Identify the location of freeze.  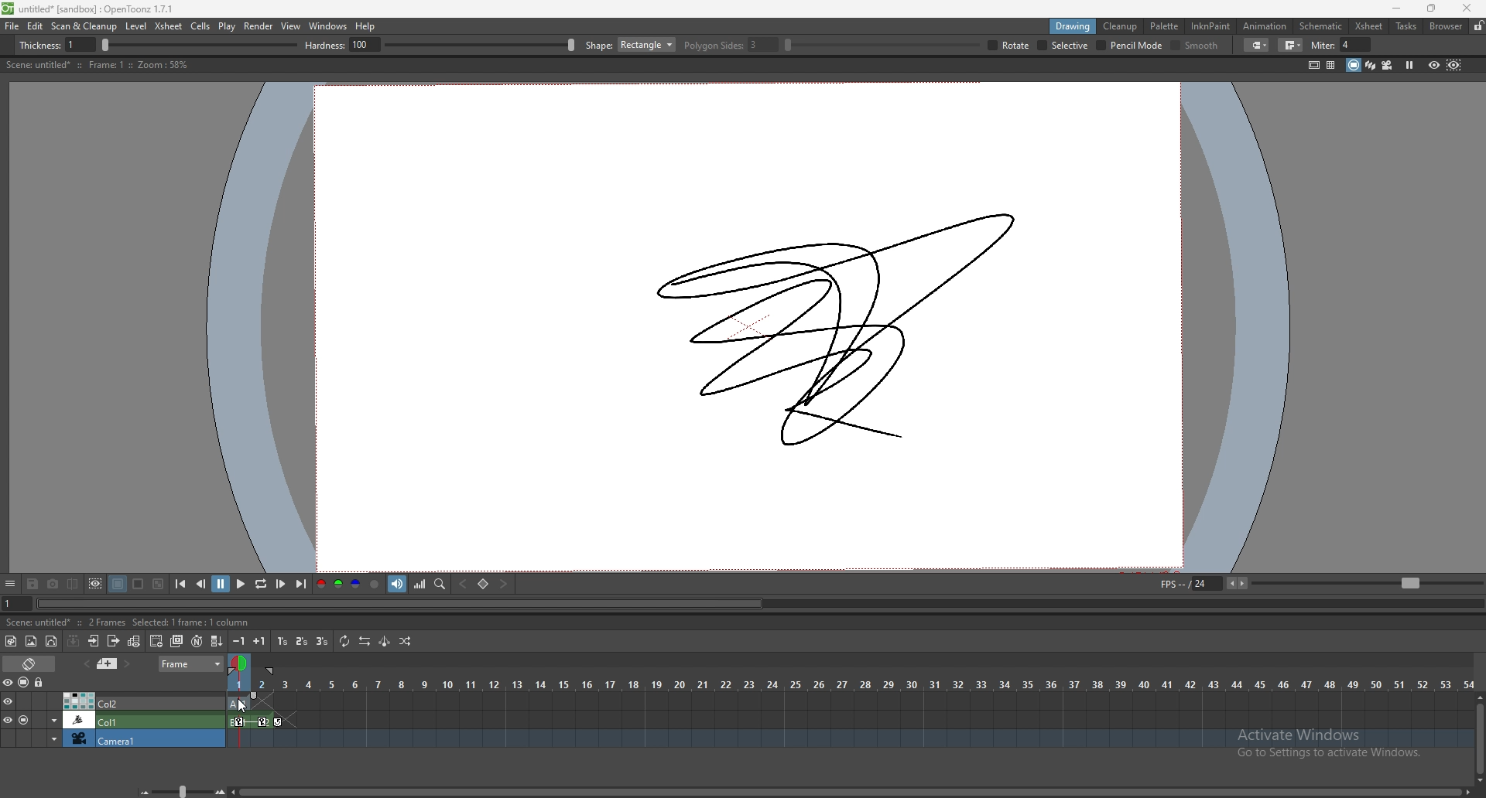
(1409, 64).